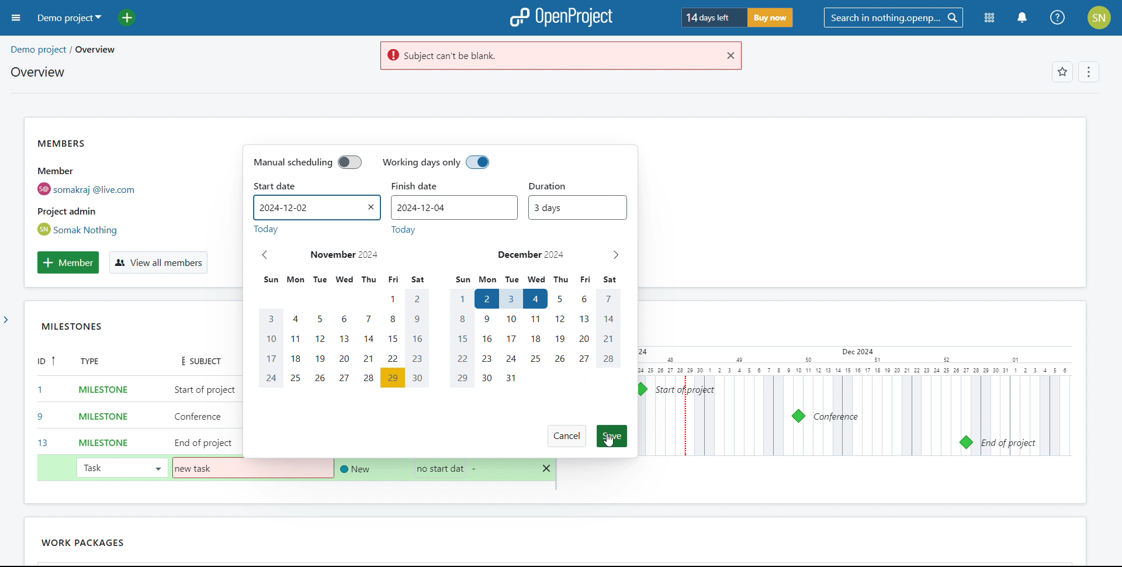 This screenshot has height=567, width=1122. I want to click on work packages, so click(90, 543).